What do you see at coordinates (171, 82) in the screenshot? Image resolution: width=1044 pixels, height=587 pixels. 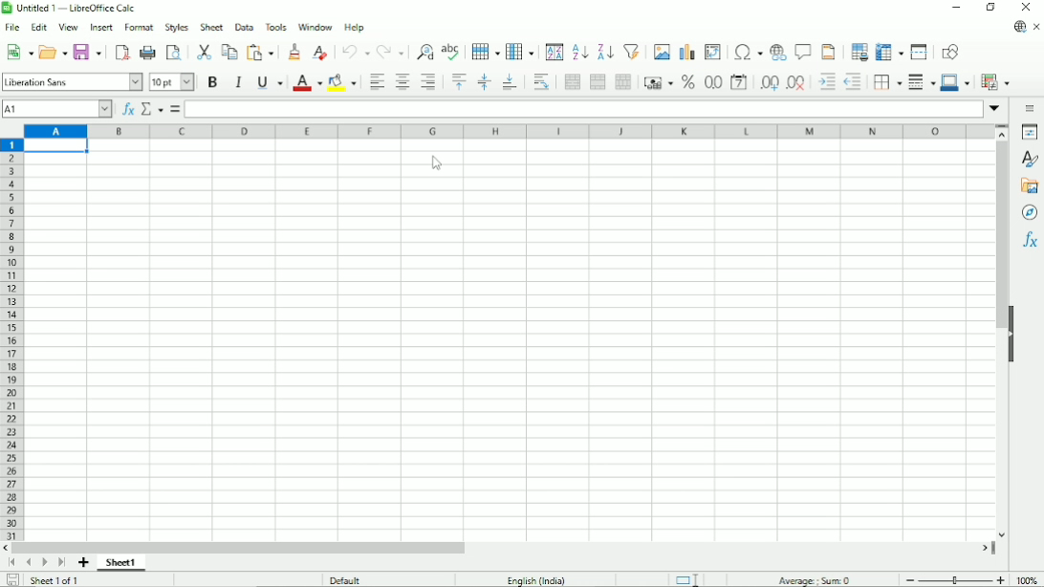 I see `Font size` at bounding box center [171, 82].